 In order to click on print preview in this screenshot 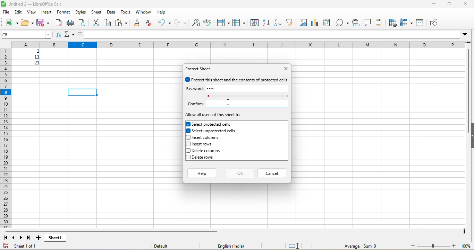, I will do `click(82, 23)`.